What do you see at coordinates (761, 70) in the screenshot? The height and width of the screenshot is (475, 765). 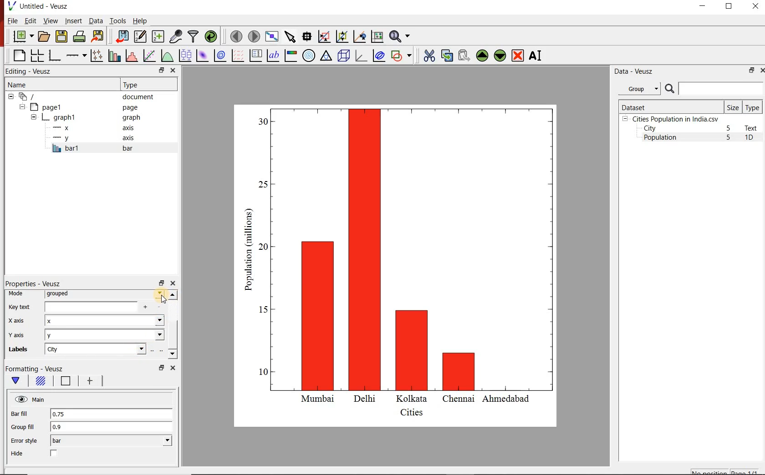 I see `close` at bounding box center [761, 70].